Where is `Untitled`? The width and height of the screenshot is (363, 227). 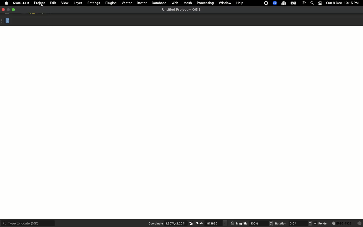 Untitled is located at coordinates (181, 10).